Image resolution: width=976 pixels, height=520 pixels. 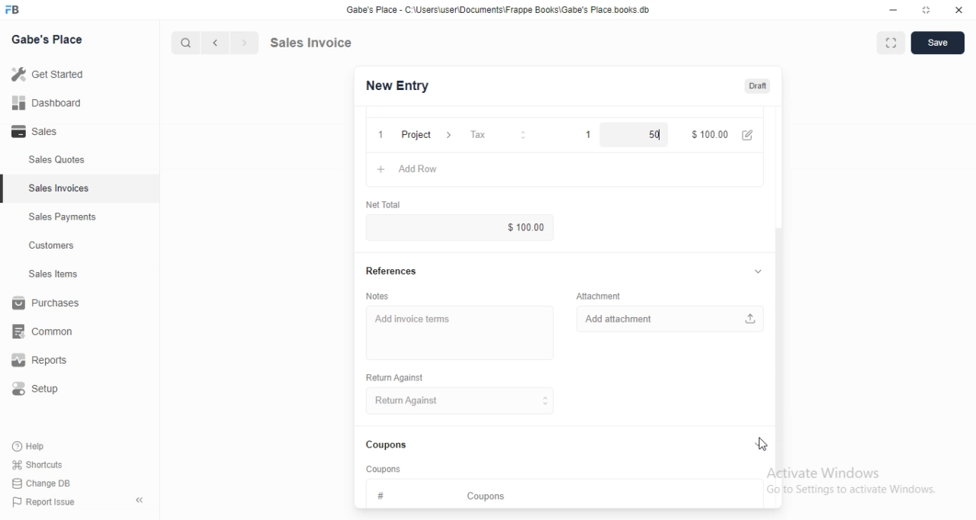 What do you see at coordinates (750, 135) in the screenshot?
I see `edit` at bounding box center [750, 135].